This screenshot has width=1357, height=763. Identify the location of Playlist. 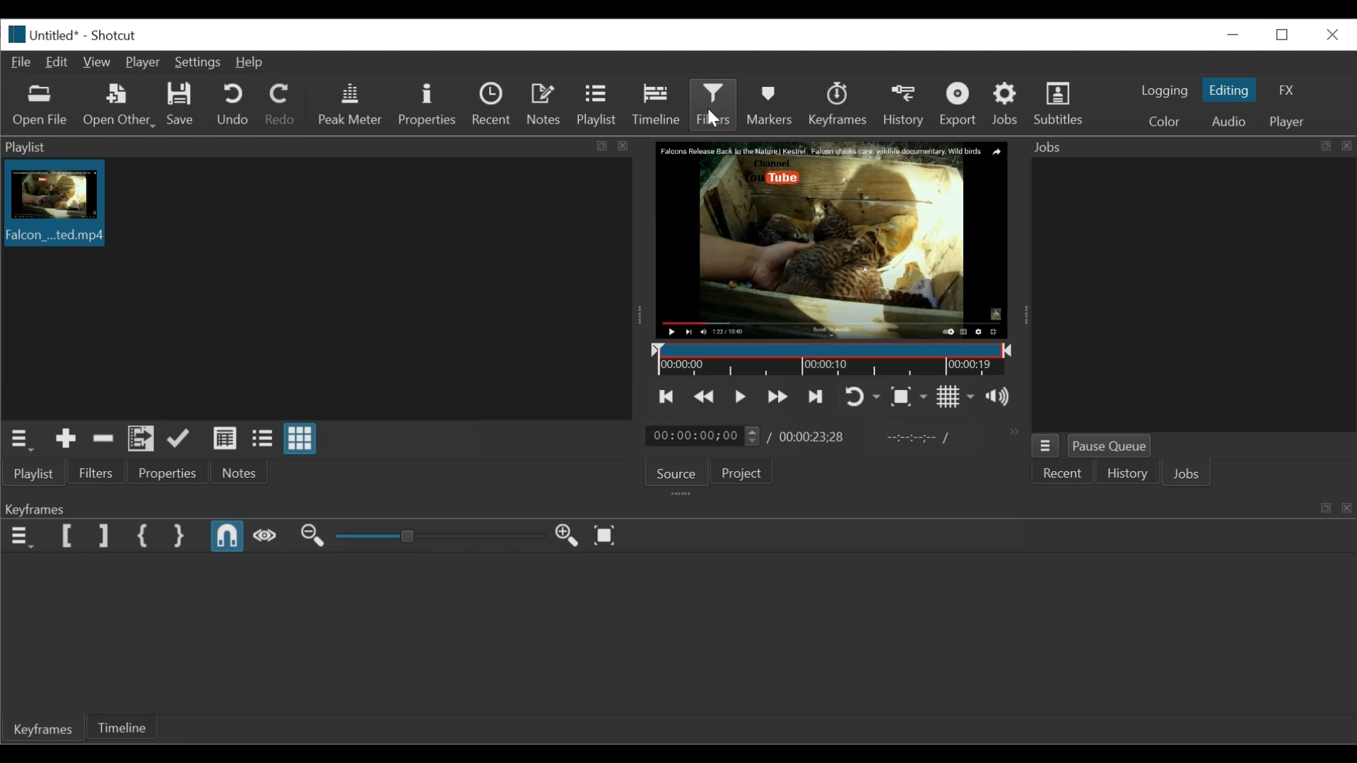
(597, 106).